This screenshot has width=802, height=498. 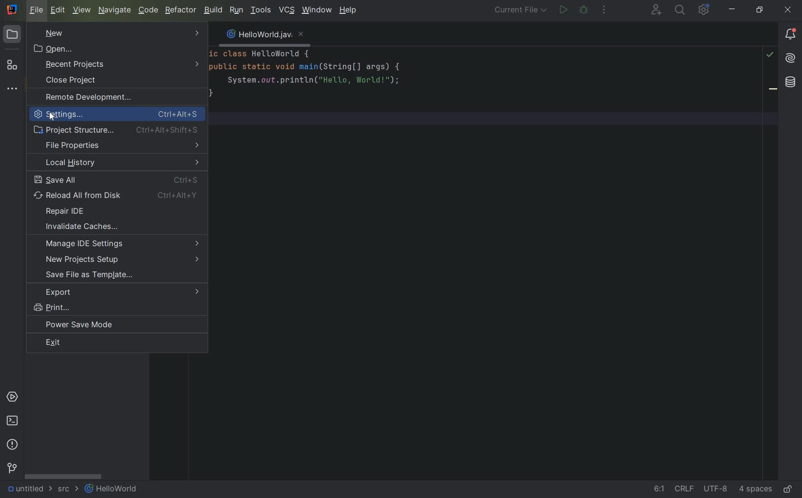 I want to click on HELLOWORLD, so click(x=110, y=488).